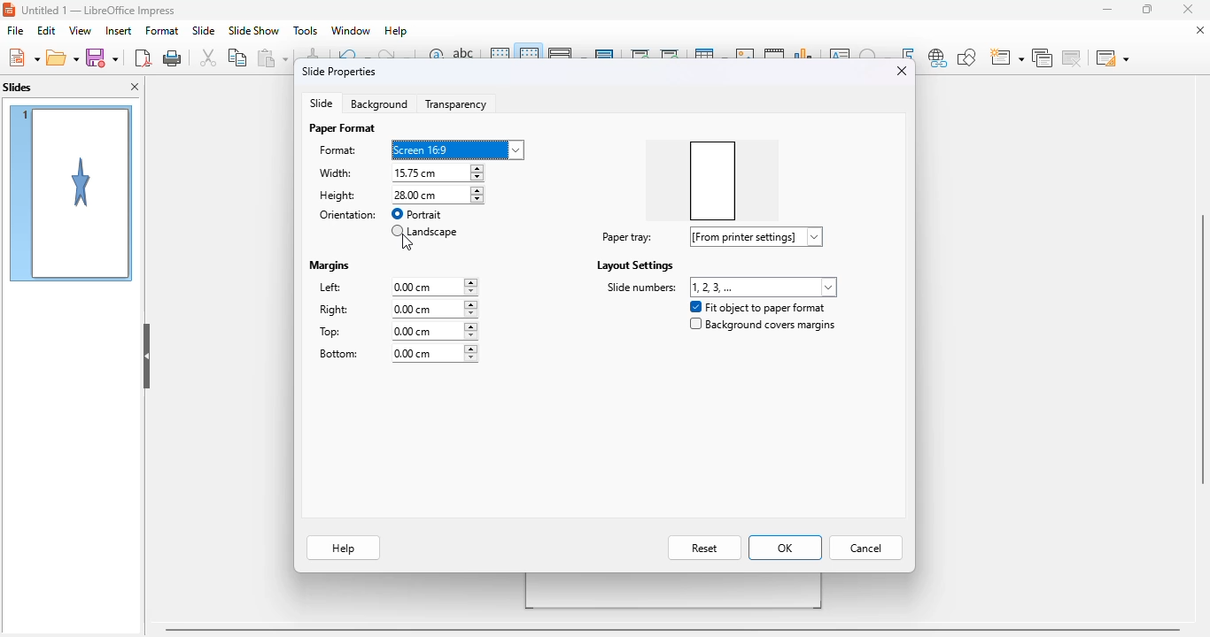 The image size is (1210, 637). I want to click on background, so click(378, 104).